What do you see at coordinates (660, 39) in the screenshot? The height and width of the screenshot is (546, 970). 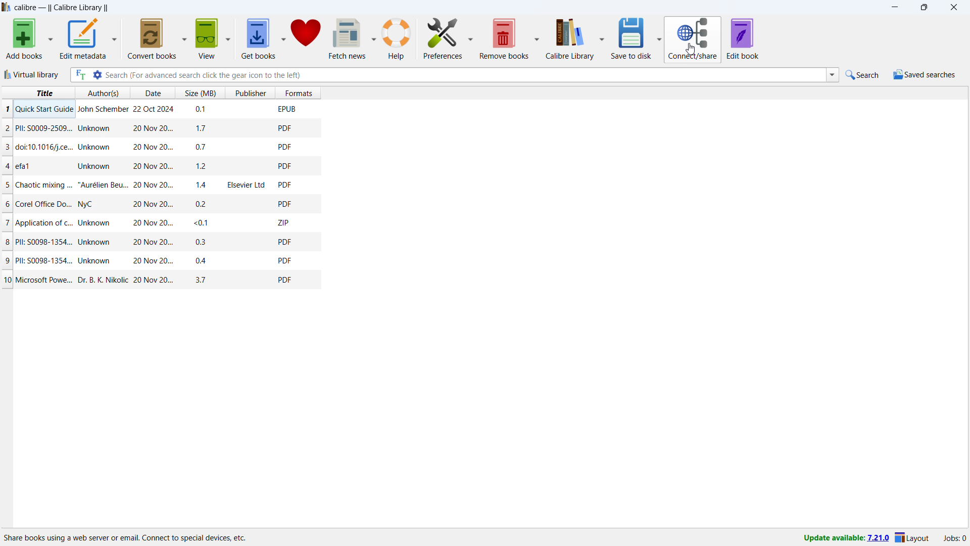 I see `save to disk options` at bounding box center [660, 39].